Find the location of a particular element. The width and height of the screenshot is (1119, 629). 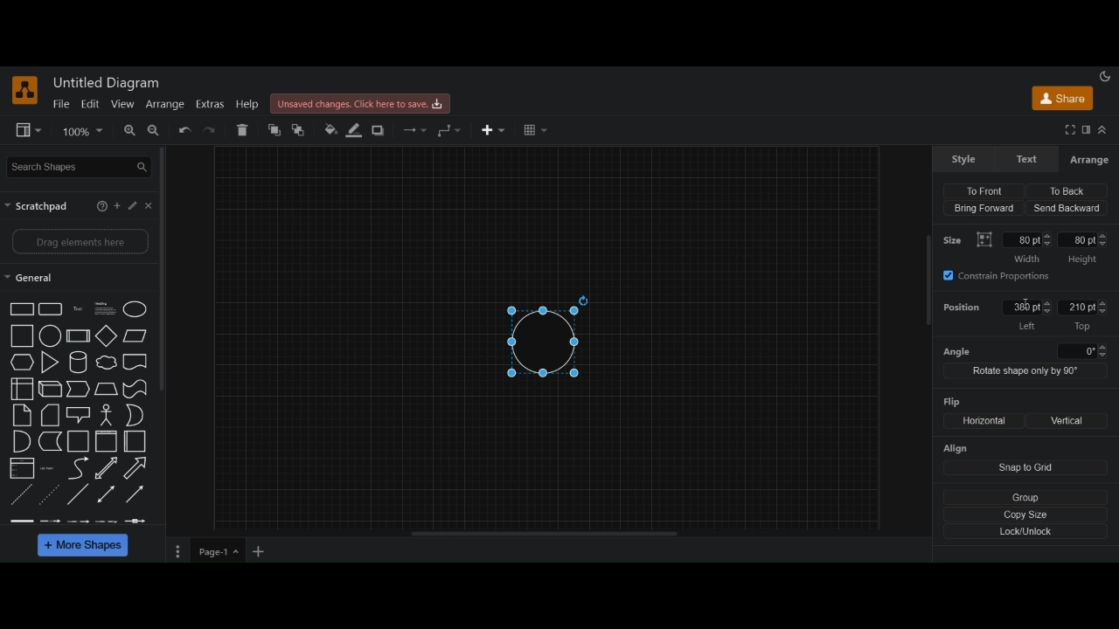

Circle is located at coordinates (51, 335).